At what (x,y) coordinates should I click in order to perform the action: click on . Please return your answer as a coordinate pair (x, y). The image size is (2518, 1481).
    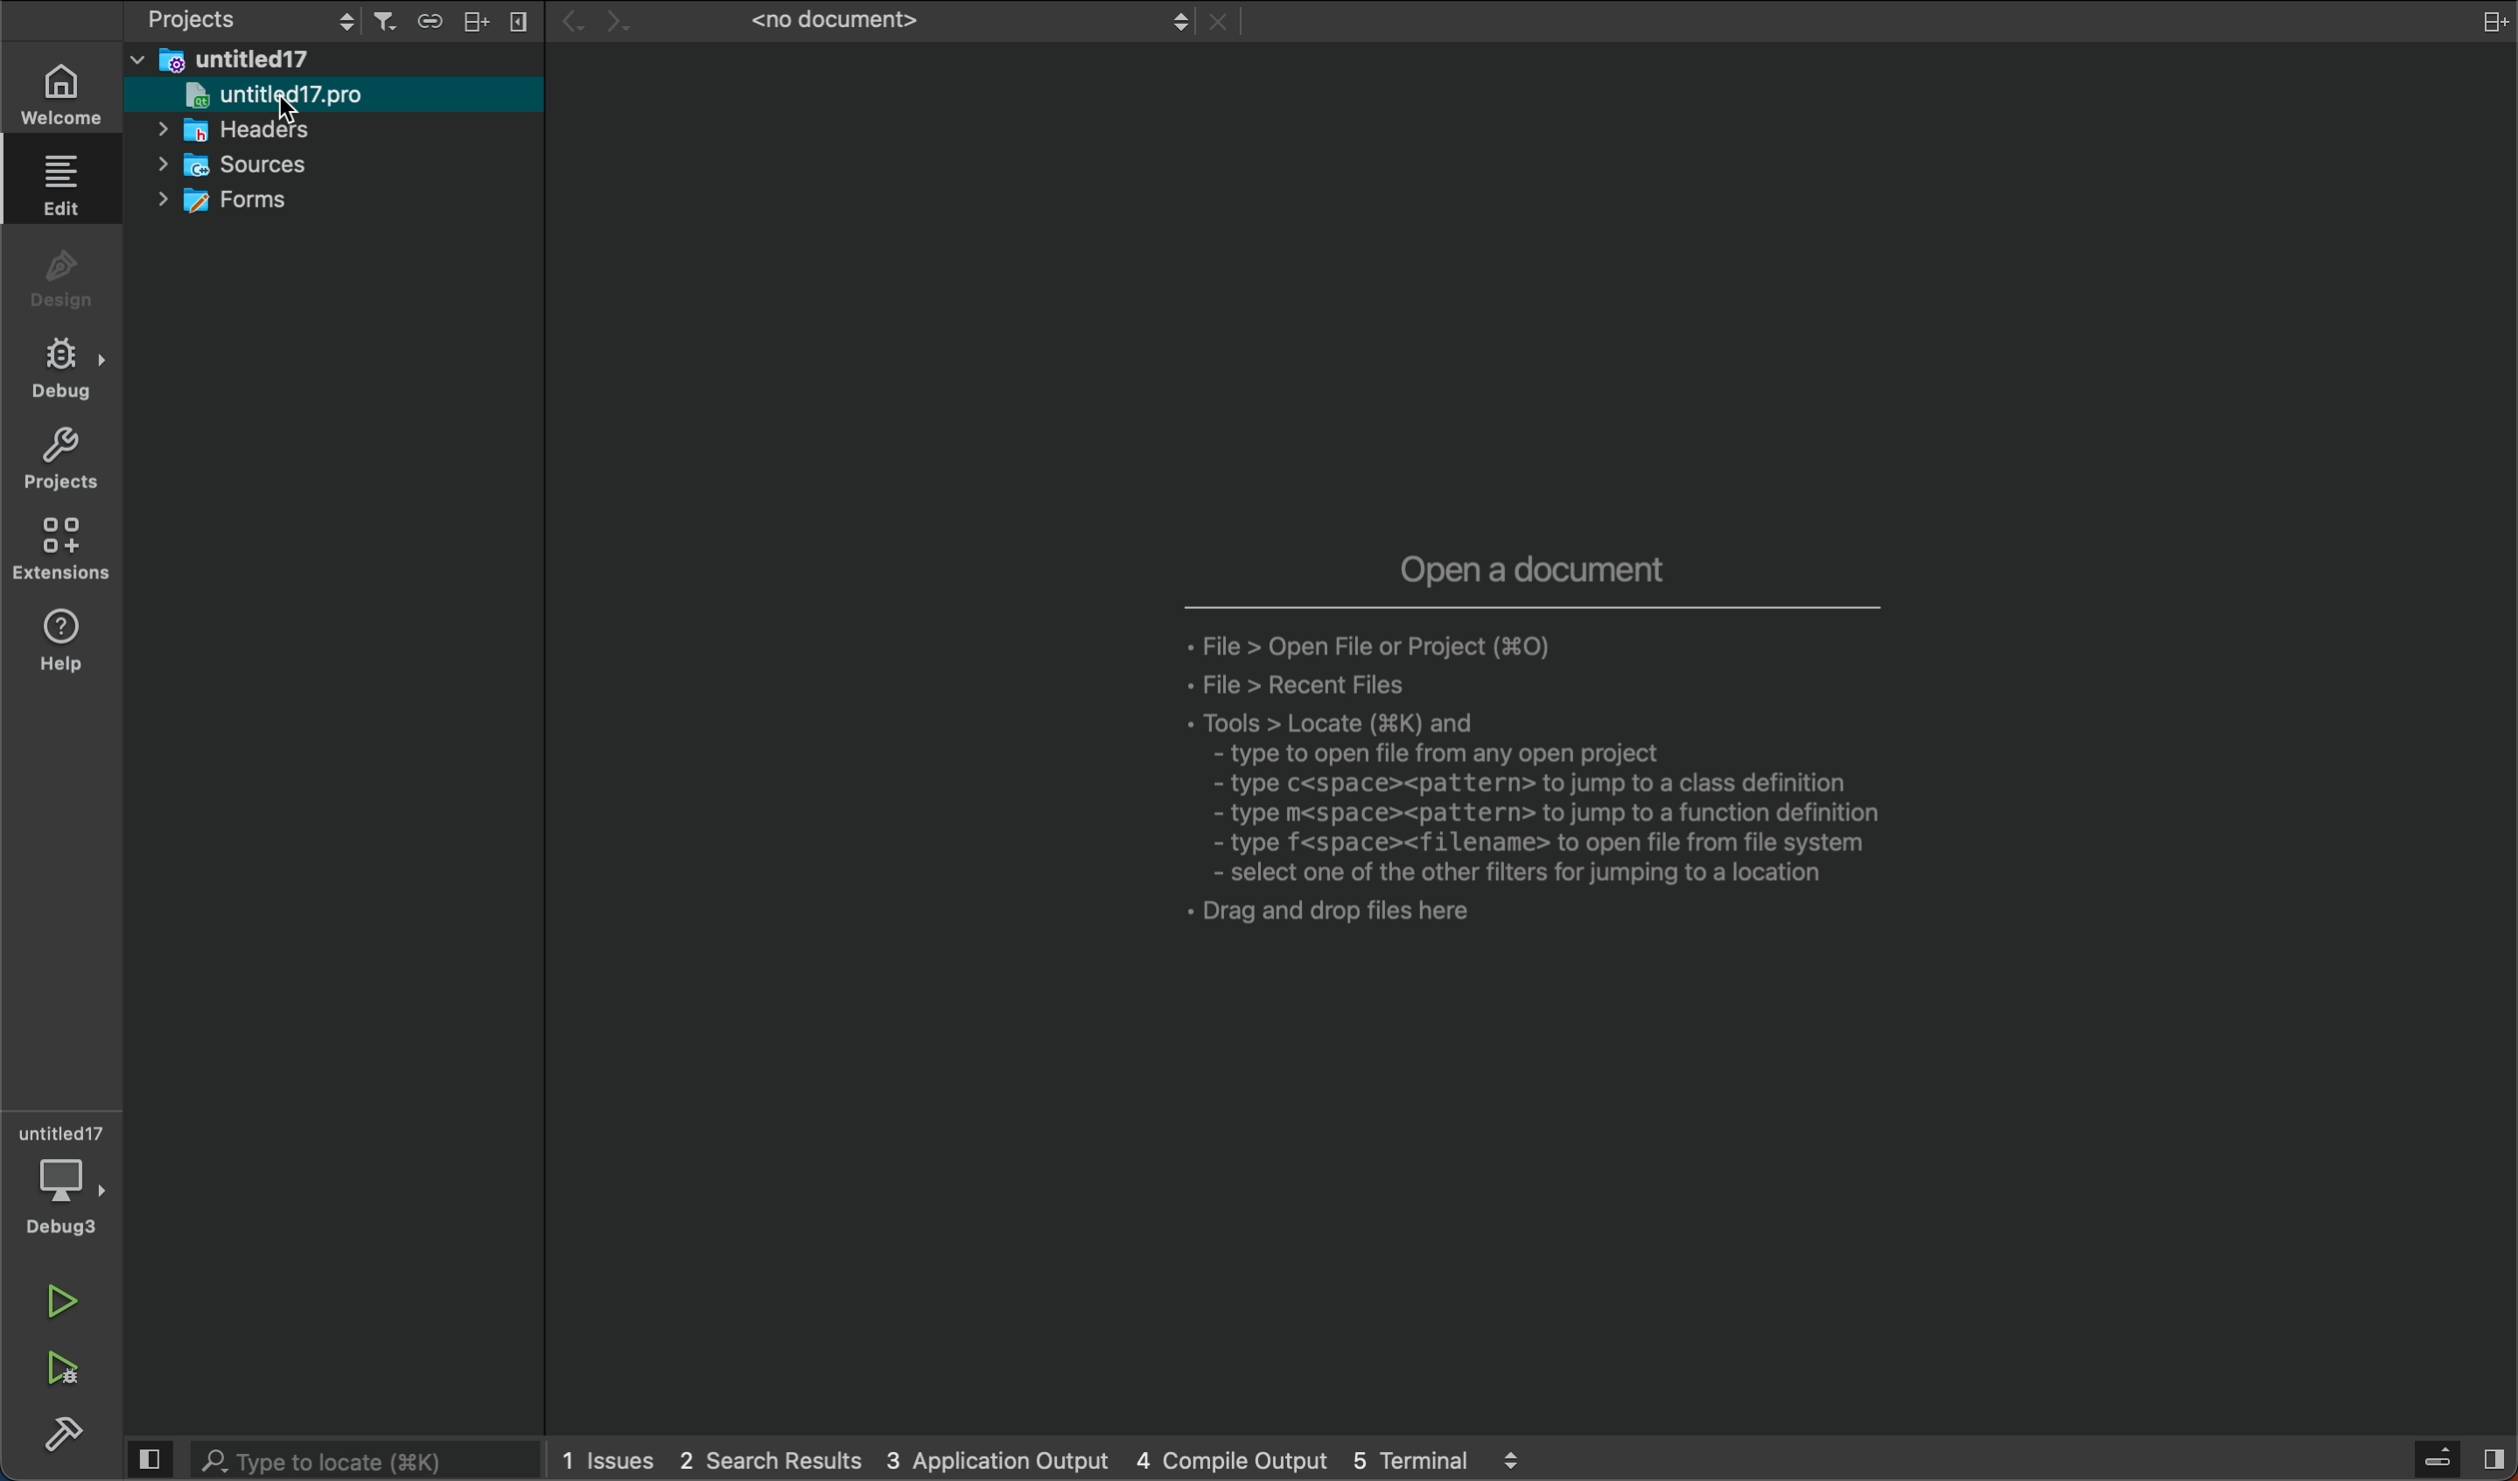
    Looking at the image, I should click on (434, 21).